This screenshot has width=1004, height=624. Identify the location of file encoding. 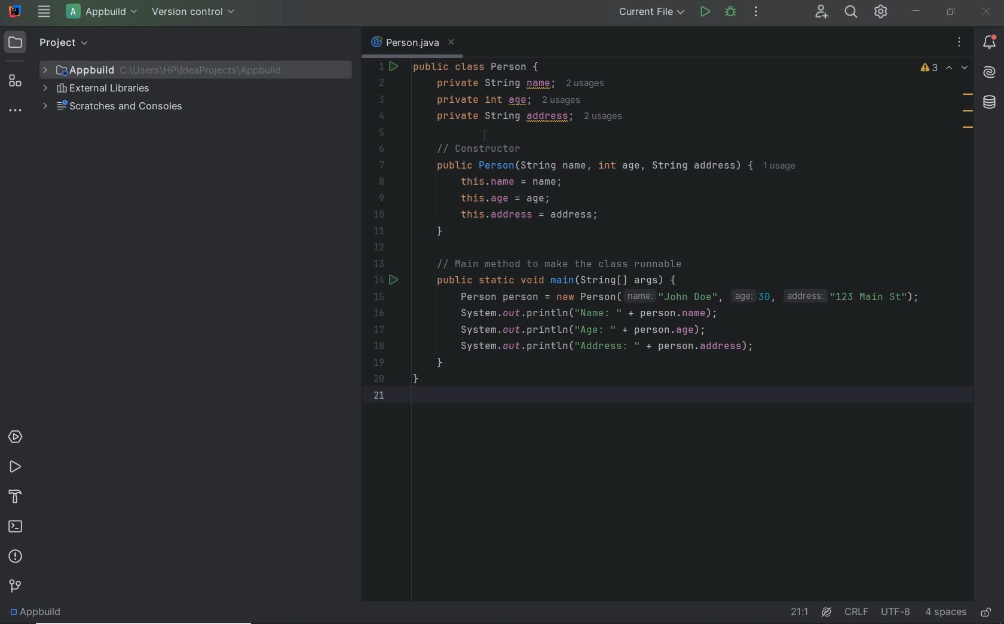
(896, 612).